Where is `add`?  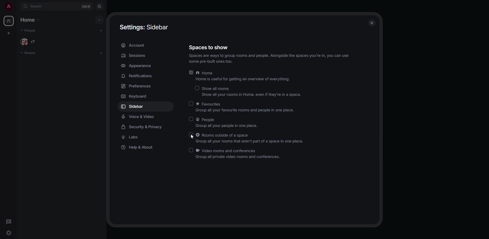 add is located at coordinates (101, 53).